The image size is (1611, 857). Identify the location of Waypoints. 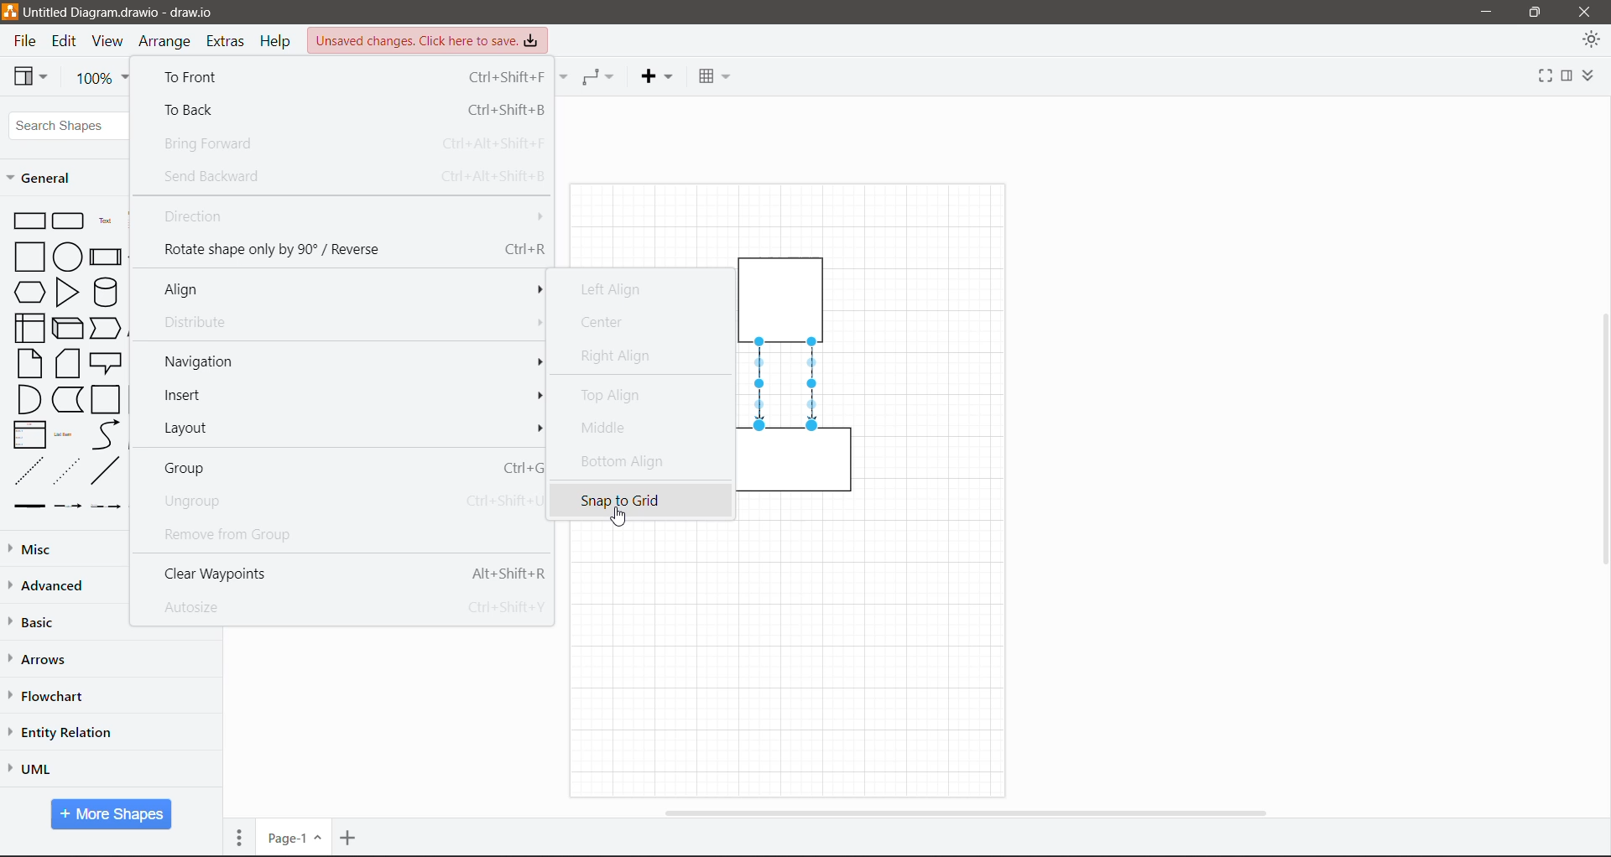
(599, 76).